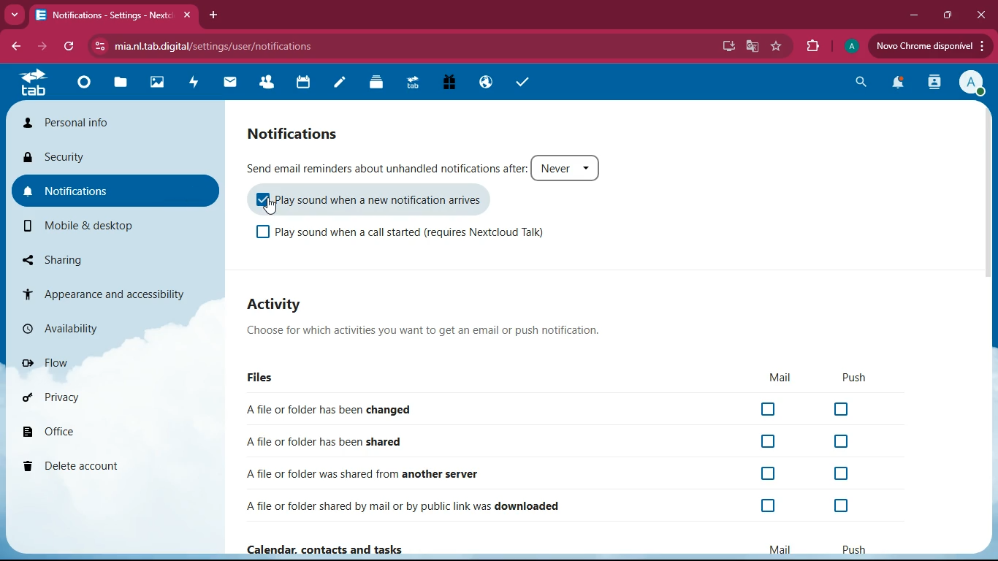 The width and height of the screenshot is (998, 561). Describe the element at coordinates (769, 505) in the screenshot. I see `off` at that location.